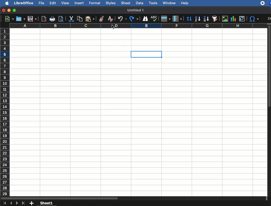  I want to click on next sheet, so click(17, 204).